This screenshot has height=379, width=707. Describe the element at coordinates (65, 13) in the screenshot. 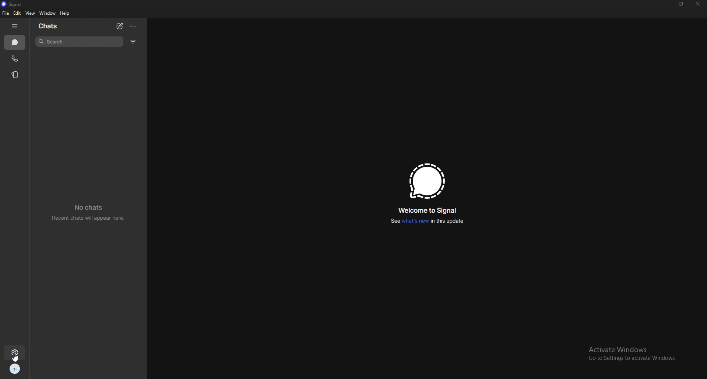

I see `help` at that location.